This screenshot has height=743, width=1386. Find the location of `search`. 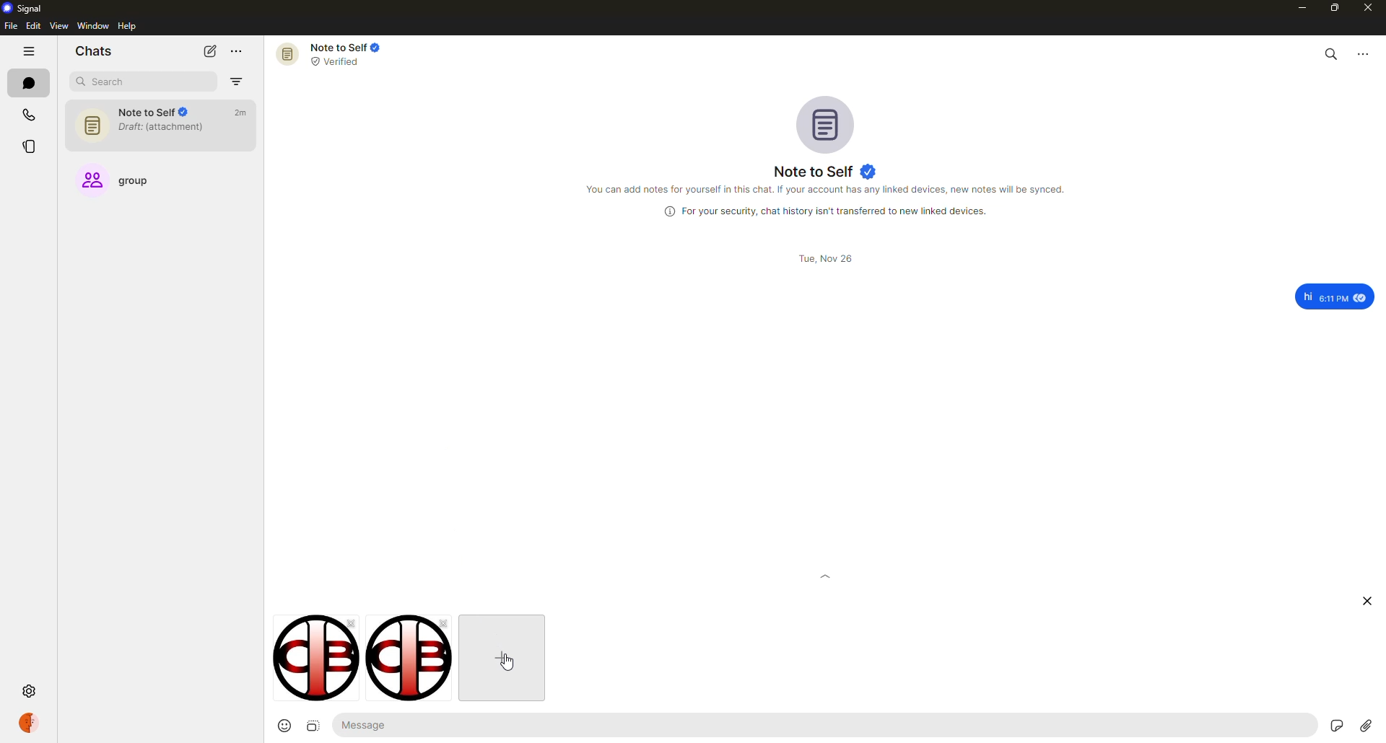

search is located at coordinates (1330, 53).